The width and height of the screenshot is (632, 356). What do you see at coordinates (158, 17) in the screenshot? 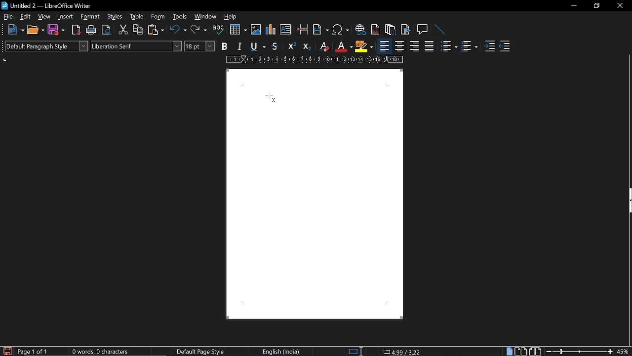
I see `form` at bounding box center [158, 17].